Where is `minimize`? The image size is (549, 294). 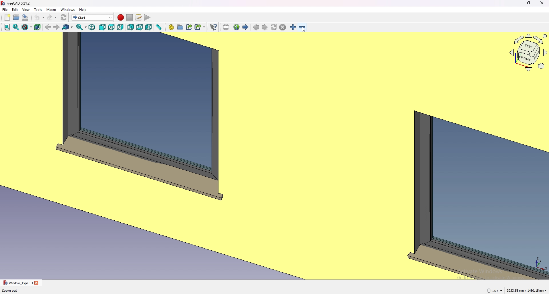
minimize is located at coordinates (516, 3).